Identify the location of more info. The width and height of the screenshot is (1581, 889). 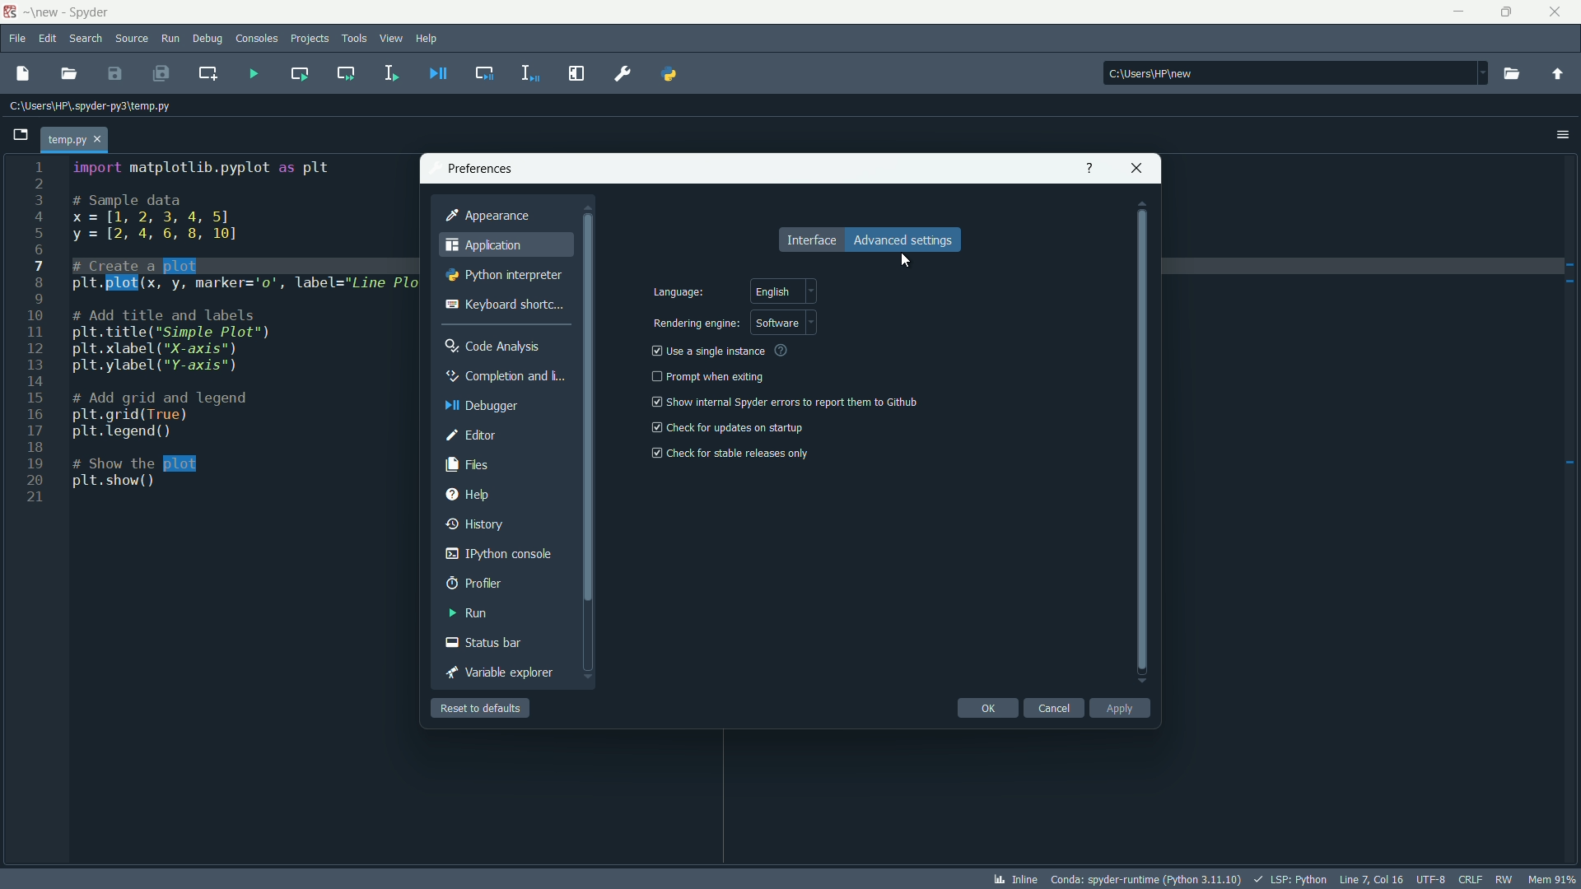
(782, 351).